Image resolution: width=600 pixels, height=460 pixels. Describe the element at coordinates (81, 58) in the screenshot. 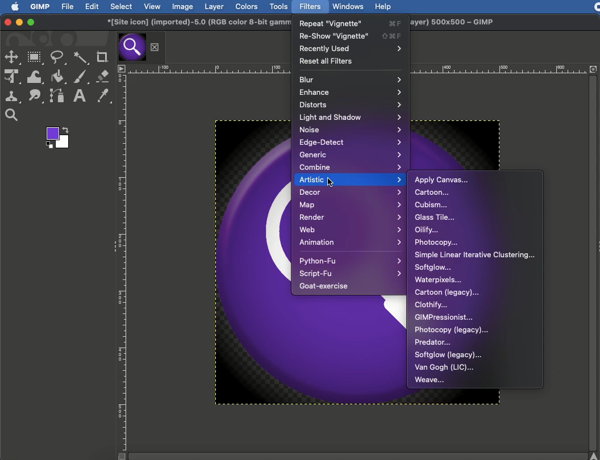

I see `Fuzzy selection` at that location.